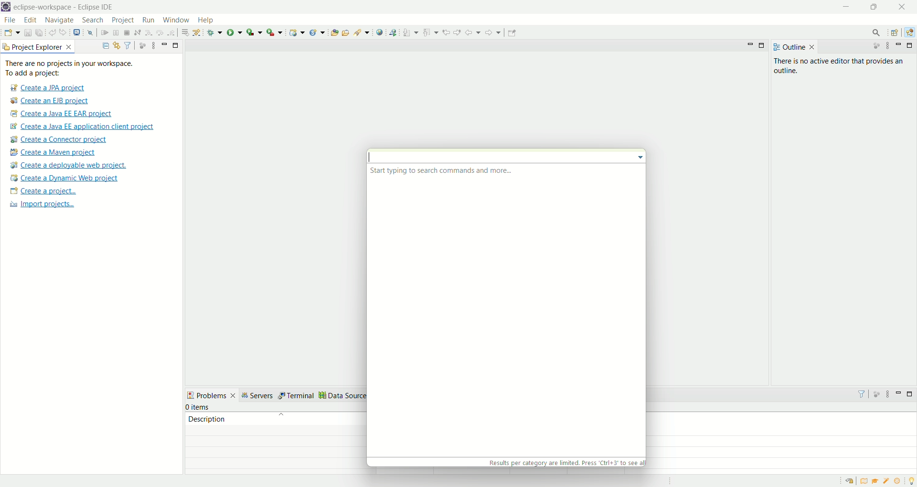 The image size is (917, 487). Describe the element at coordinates (60, 21) in the screenshot. I see `navigate` at that location.